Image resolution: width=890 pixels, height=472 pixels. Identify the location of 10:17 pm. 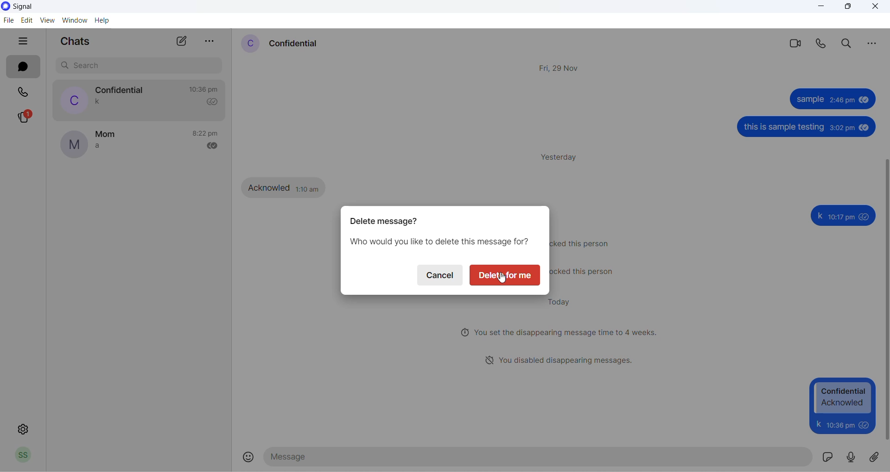
(842, 424).